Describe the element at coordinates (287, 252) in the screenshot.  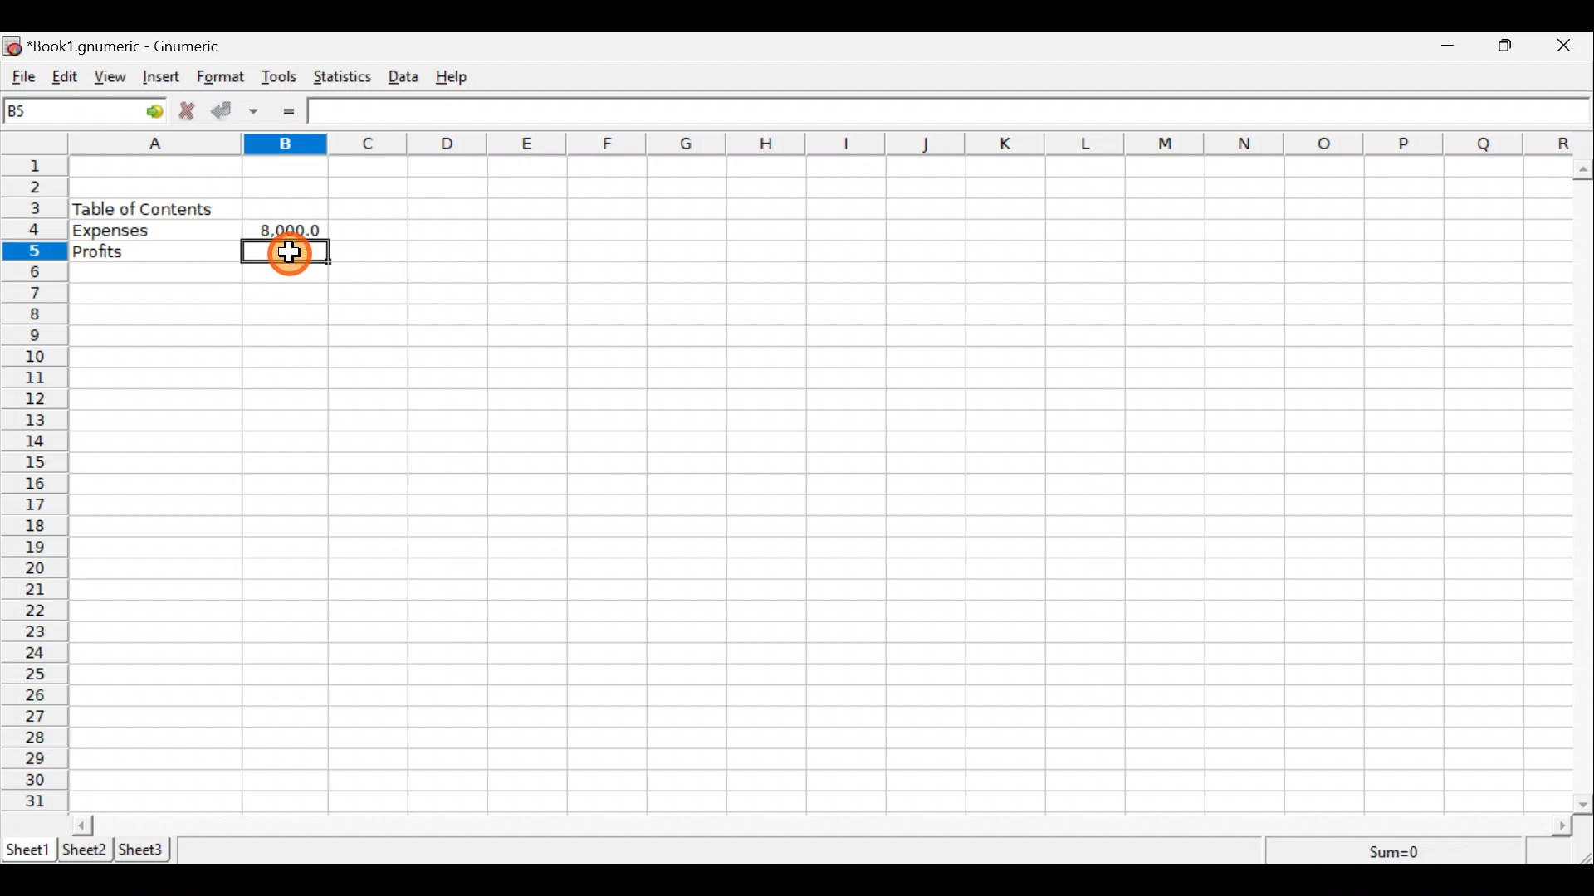
I see `Selected cell` at that location.